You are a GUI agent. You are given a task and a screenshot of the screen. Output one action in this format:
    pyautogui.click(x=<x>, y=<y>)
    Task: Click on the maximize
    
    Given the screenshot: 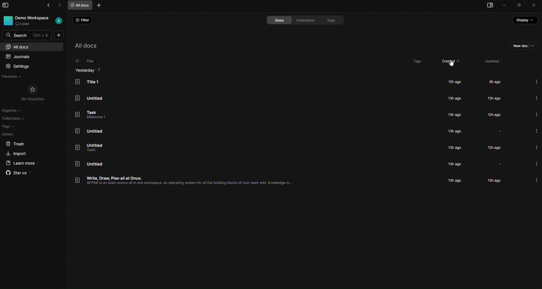 What is the action you would take?
    pyautogui.click(x=518, y=6)
    